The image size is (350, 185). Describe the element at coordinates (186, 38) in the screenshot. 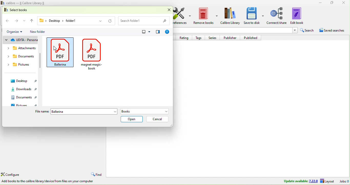

I see `rating` at that location.